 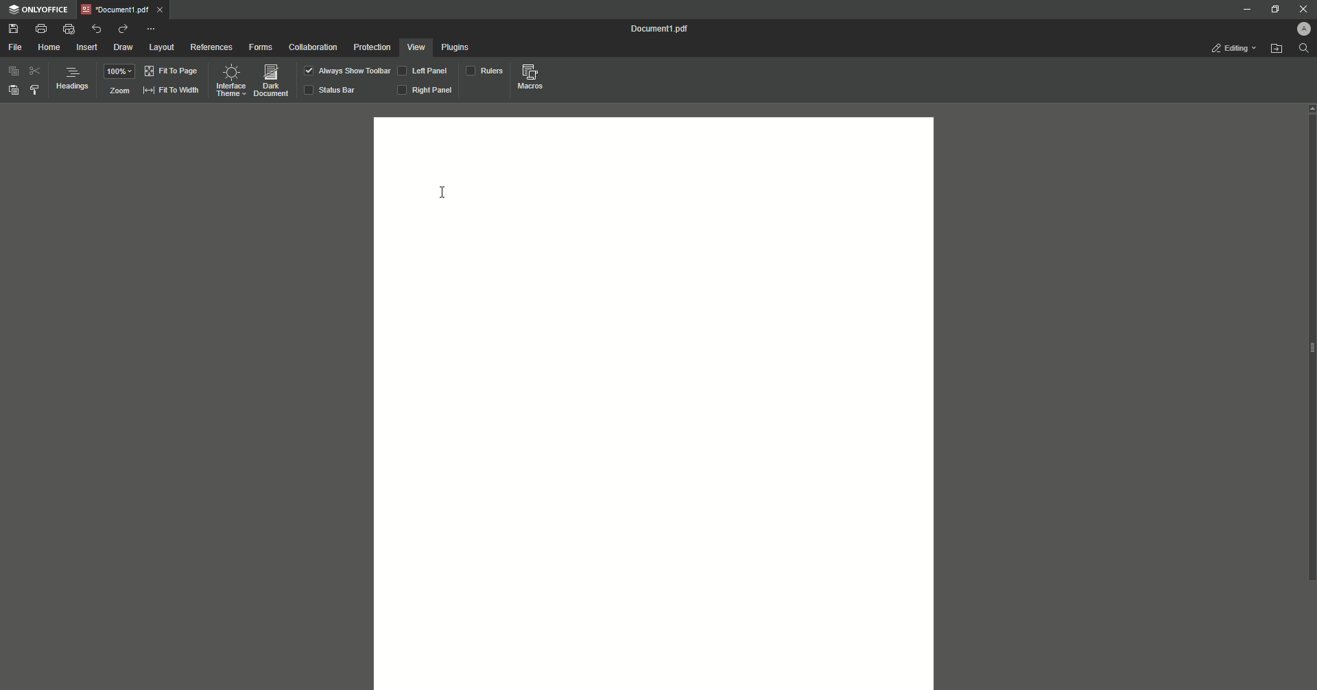 What do you see at coordinates (424, 71) in the screenshot?
I see `Left Panel` at bounding box center [424, 71].